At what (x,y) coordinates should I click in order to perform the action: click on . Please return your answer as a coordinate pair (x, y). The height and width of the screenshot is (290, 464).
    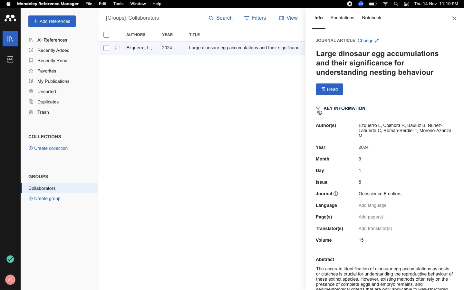
    Looking at the image, I should click on (324, 182).